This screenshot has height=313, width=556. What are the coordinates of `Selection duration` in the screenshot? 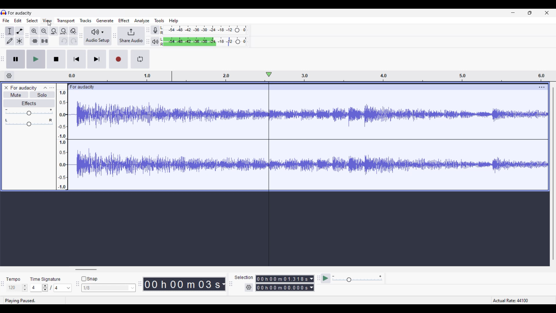 It's located at (282, 283).